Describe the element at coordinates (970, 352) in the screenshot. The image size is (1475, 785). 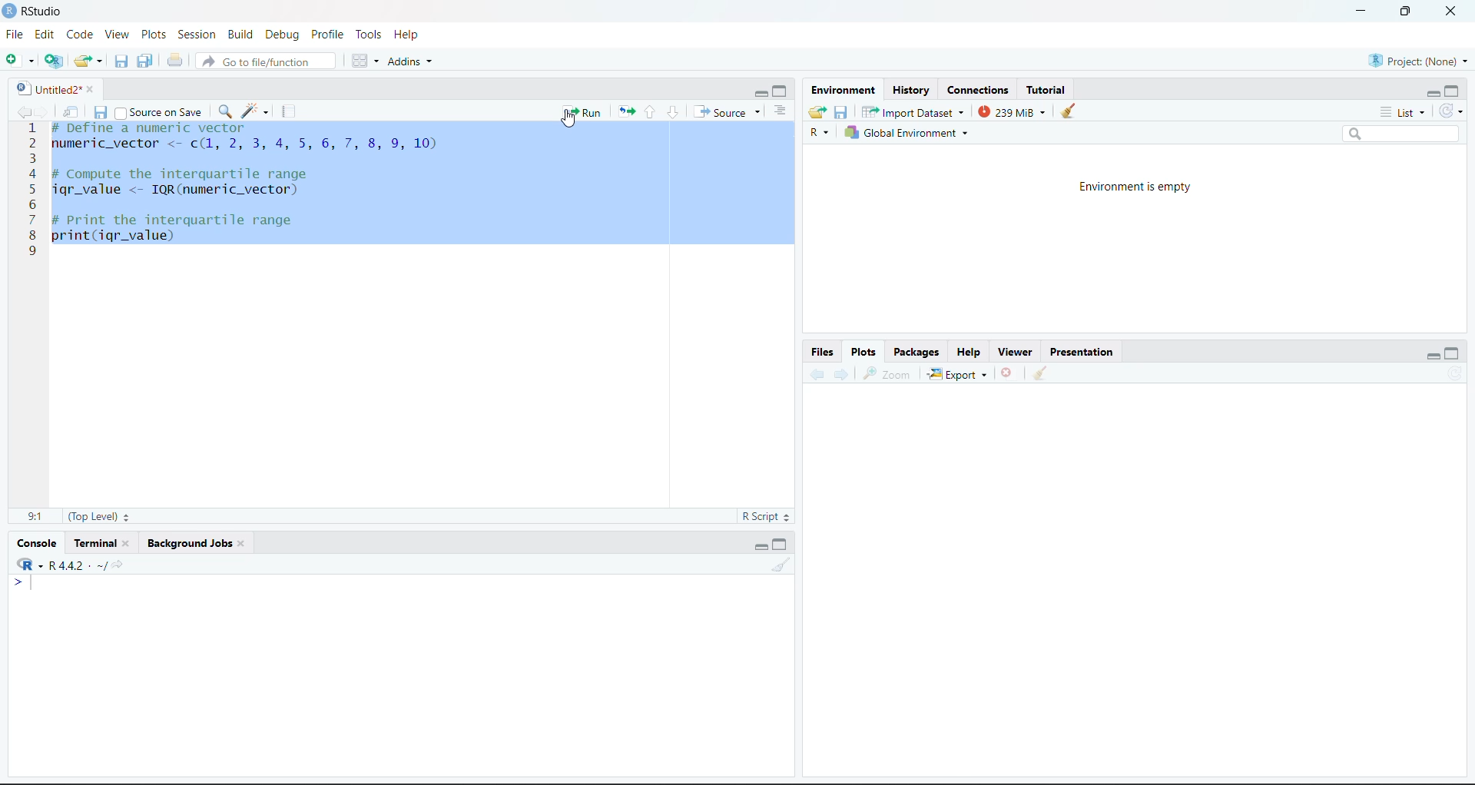
I see `Help` at that location.